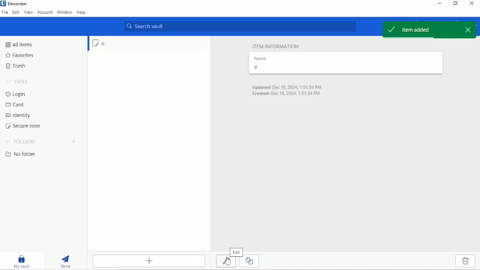 Image resolution: width=480 pixels, height=270 pixels. Describe the element at coordinates (469, 29) in the screenshot. I see `close notification` at that location.